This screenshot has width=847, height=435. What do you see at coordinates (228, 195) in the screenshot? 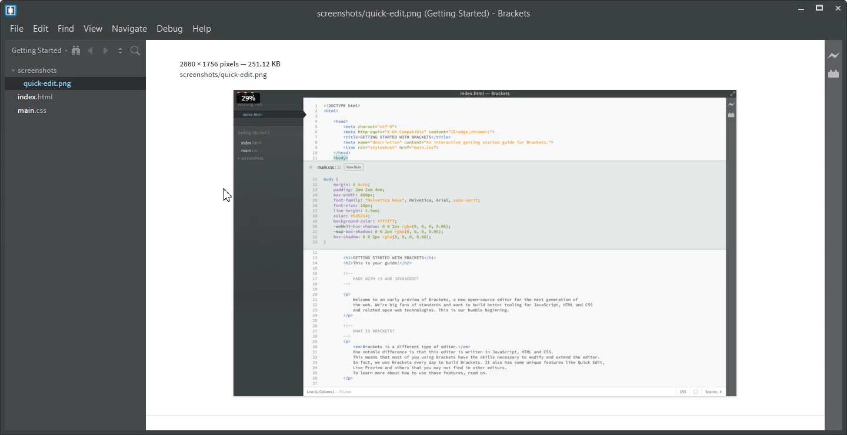
I see `Cursor` at bounding box center [228, 195].